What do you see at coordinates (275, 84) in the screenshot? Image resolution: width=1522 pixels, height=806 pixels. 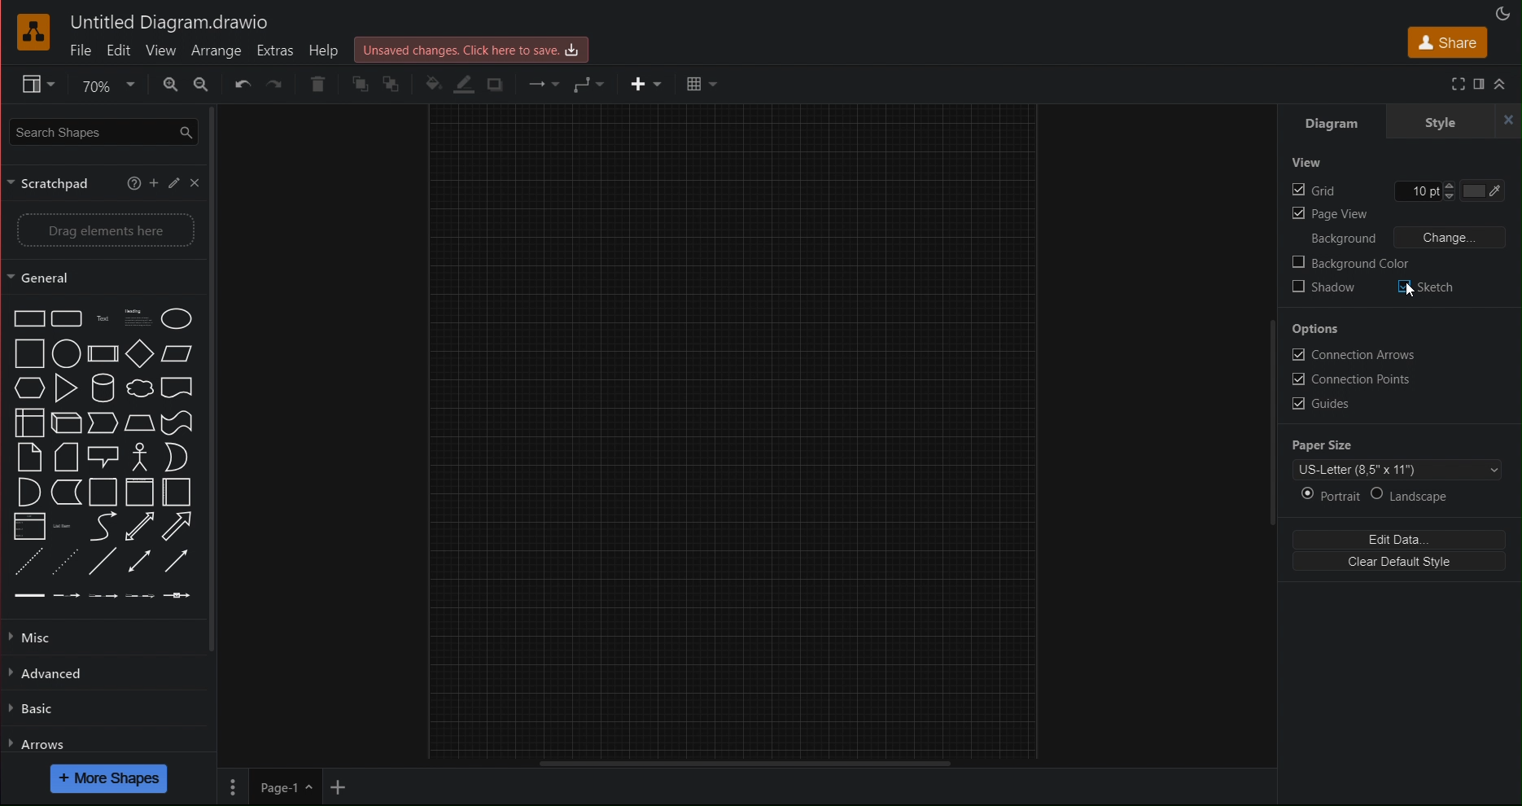 I see `Redo` at bounding box center [275, 84].